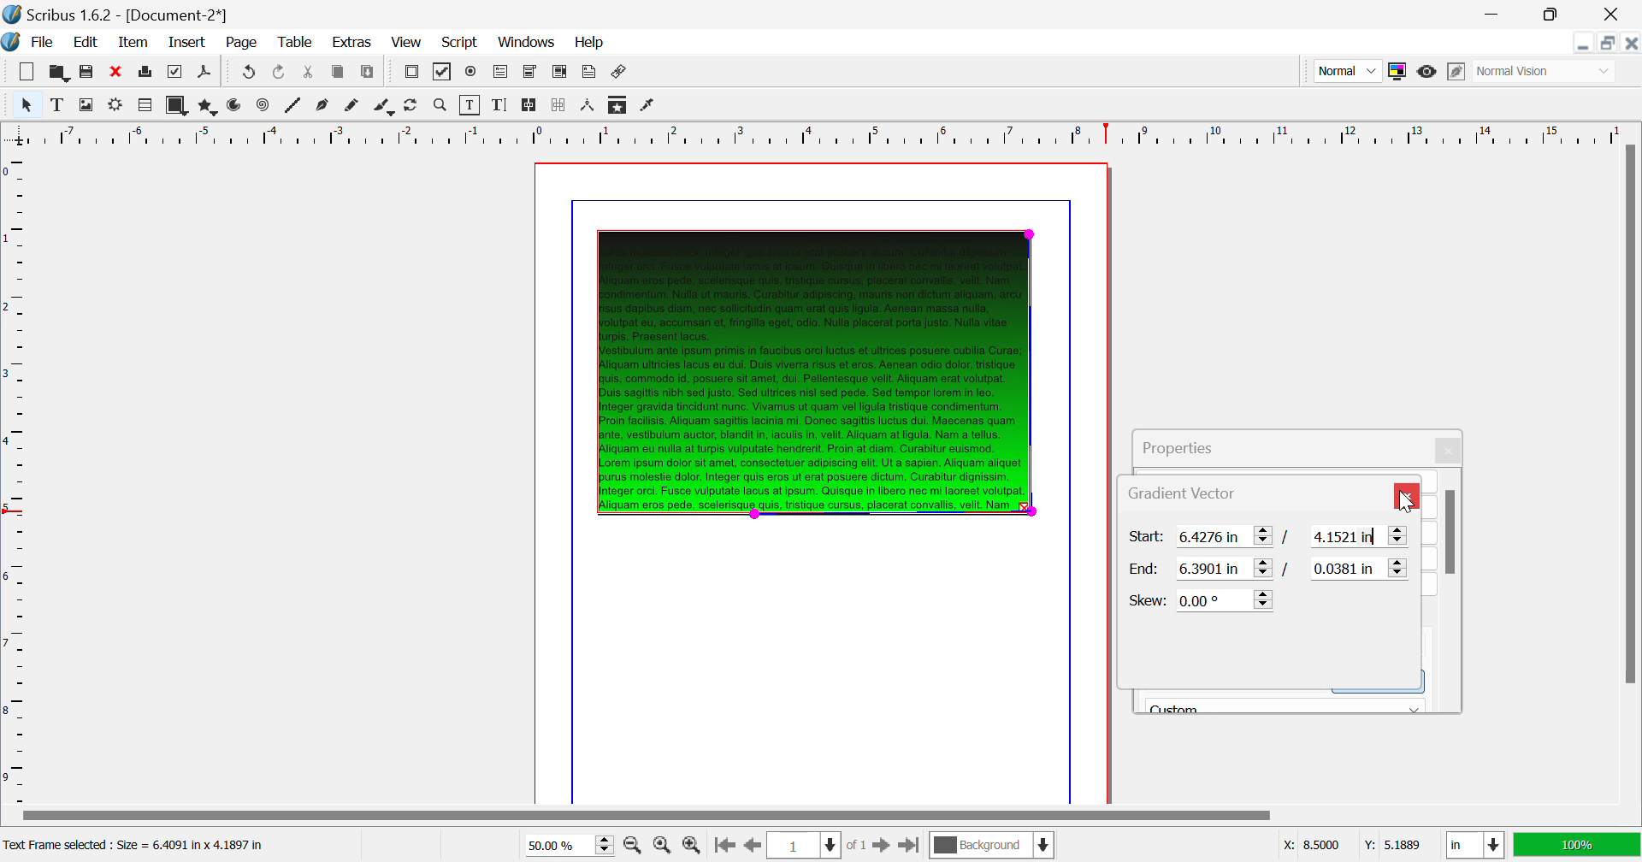 The height and width of the screenshot is (862, 1642). I want to click on Save as PDF, so click(205, 74).